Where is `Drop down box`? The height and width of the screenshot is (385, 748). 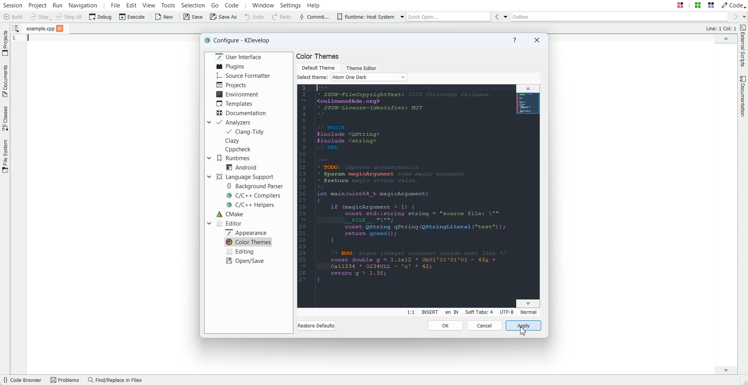
Drop down box is located at coordinates (209, 177).